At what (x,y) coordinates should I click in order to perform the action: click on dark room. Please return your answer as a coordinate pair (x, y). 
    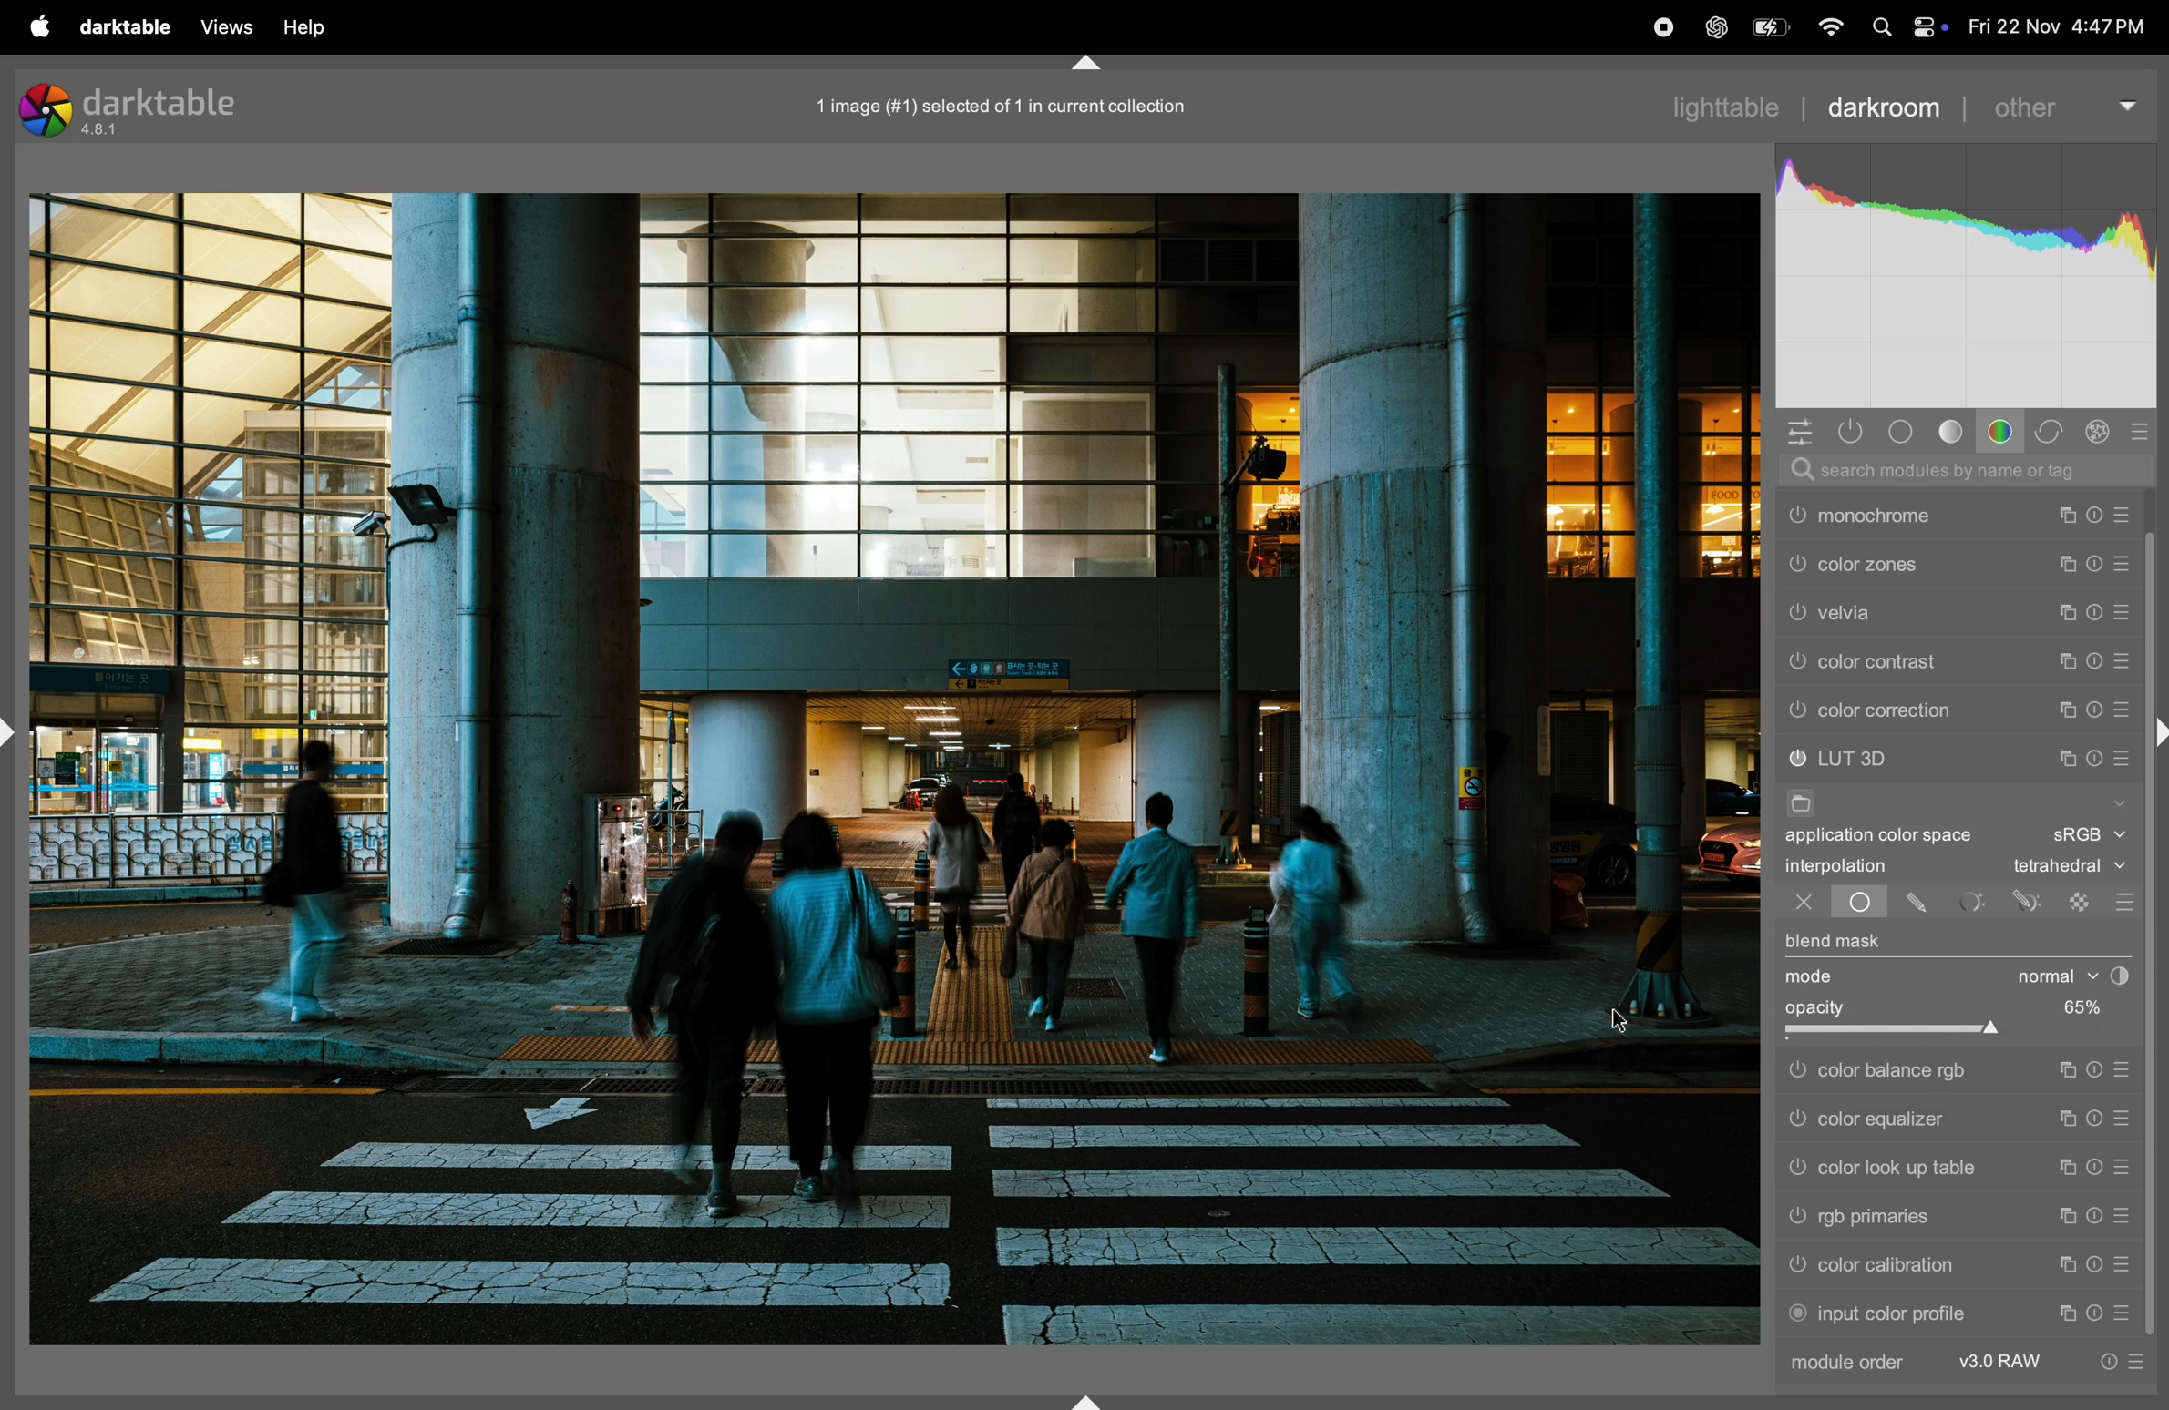
    Looking at the image, I should click on (1889, 107).